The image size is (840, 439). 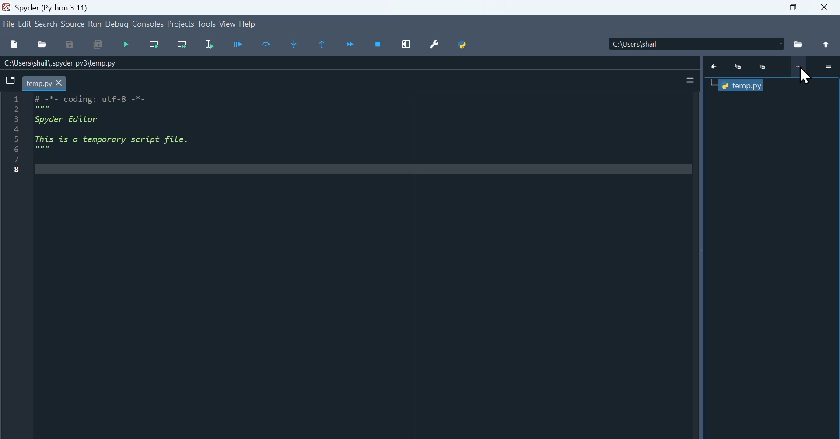 What do you see at coordinates (73, 24) in the screenshot?
I see `Source` at bounding box center [73, 24].